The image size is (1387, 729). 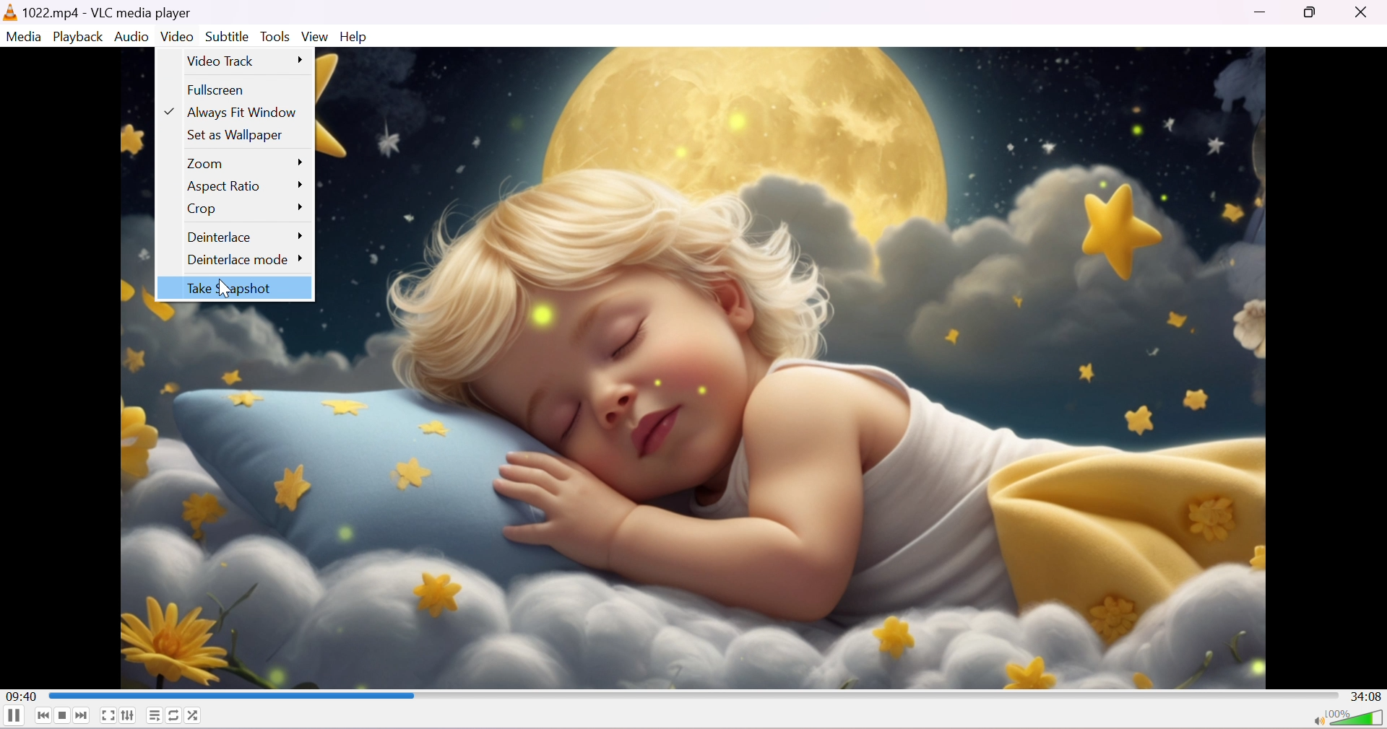 I want to click on Subtitles, so click(x=228, y=37).